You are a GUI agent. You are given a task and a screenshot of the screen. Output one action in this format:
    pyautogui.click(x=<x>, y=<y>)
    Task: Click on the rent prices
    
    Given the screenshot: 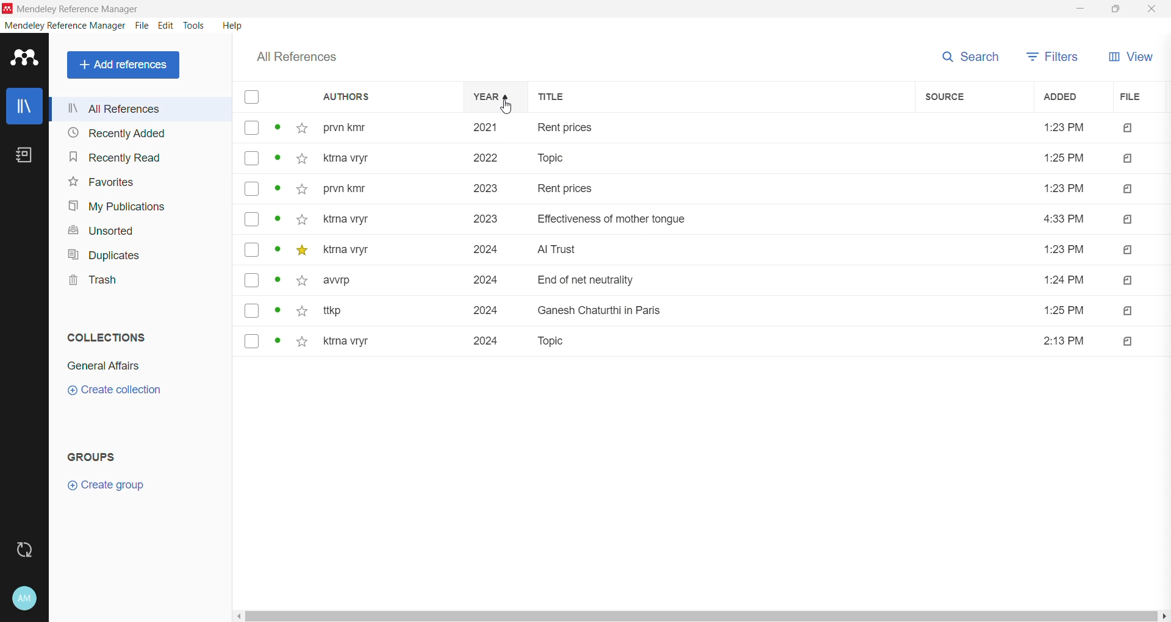 What is the action you would take?
    pyautogui.click(x=569, y=129)
    